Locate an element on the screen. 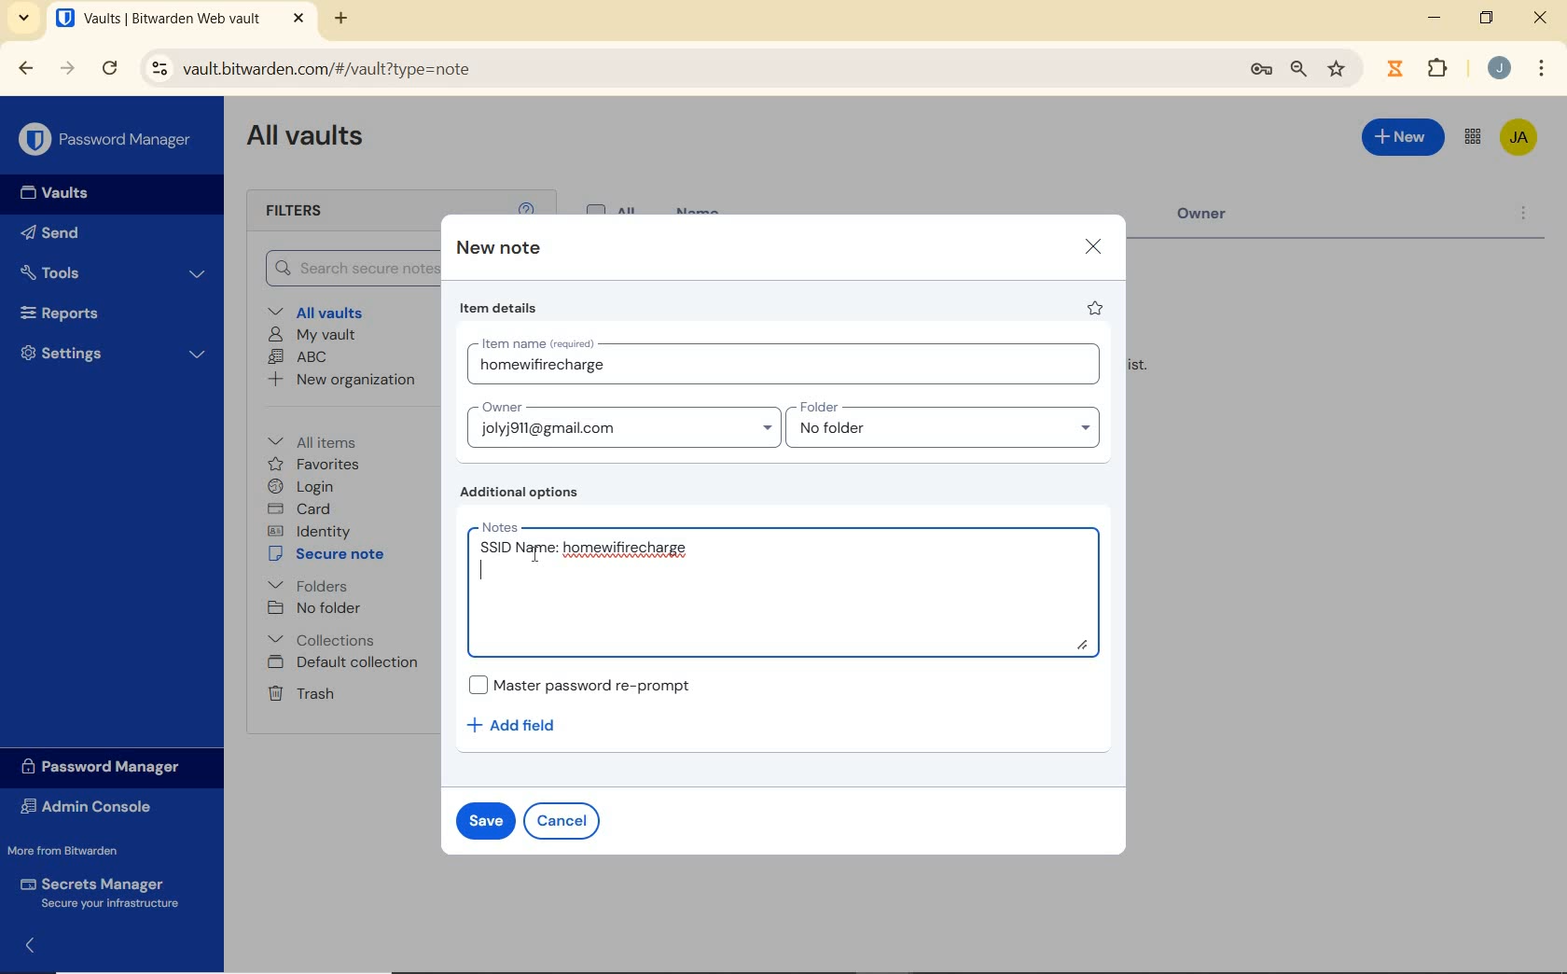  backward is located at coordinates (26, 69).